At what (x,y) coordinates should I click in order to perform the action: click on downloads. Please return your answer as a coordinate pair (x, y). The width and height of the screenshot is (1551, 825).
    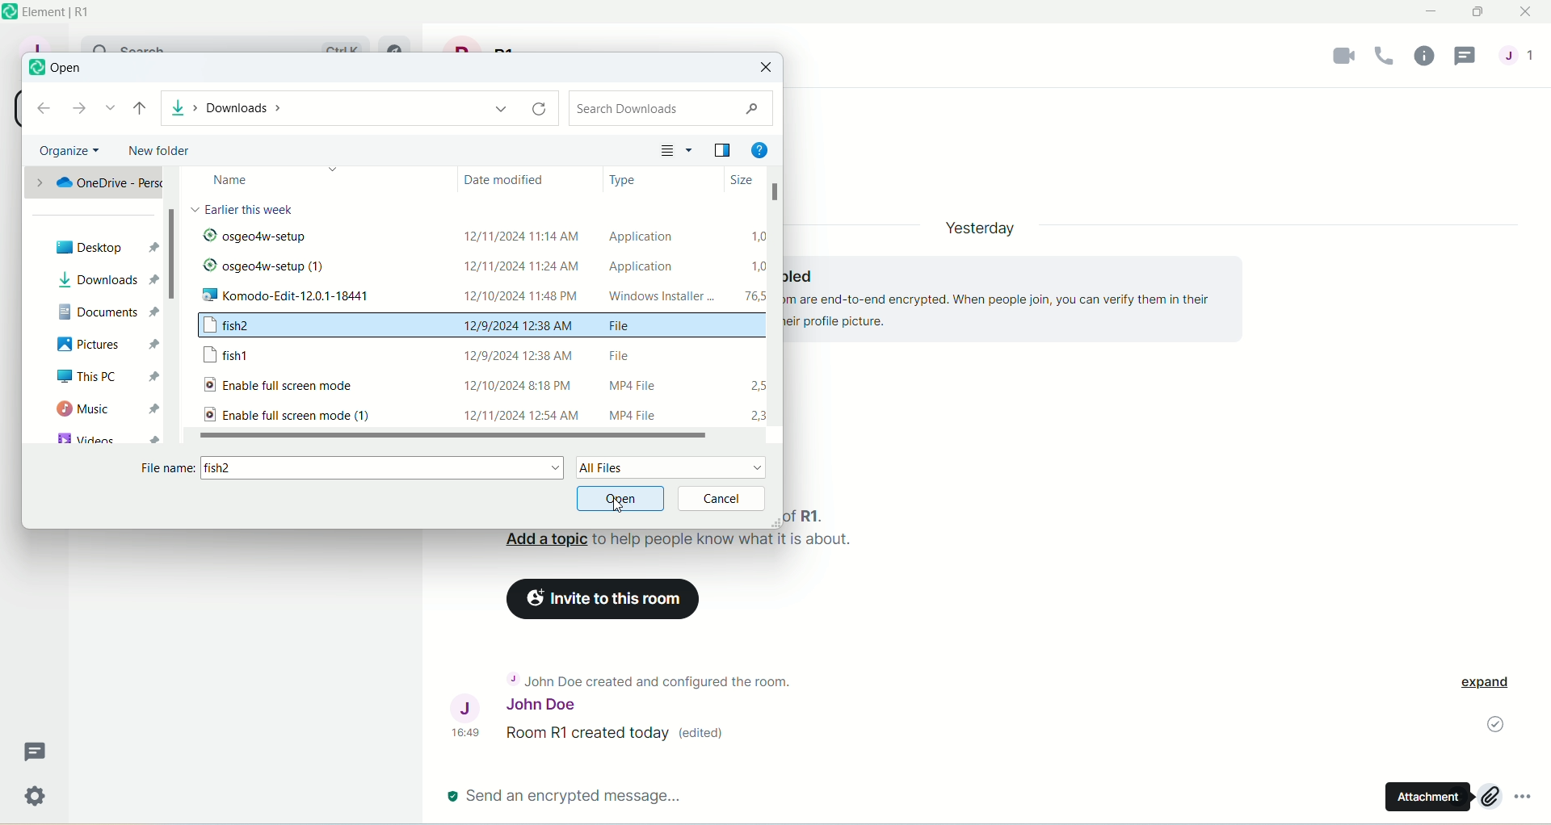
    Looking at the image, I should click on (109, 280).